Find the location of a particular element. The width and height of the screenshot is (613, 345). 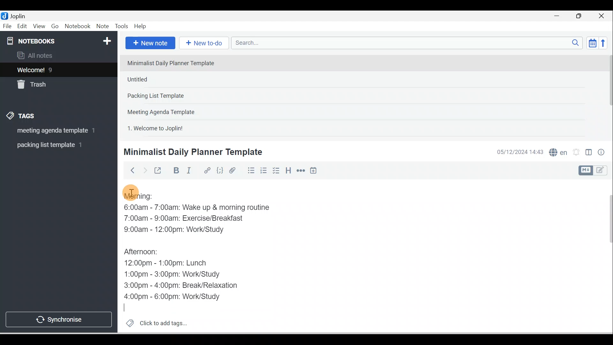

Trash is located at coordinates (47, 83).